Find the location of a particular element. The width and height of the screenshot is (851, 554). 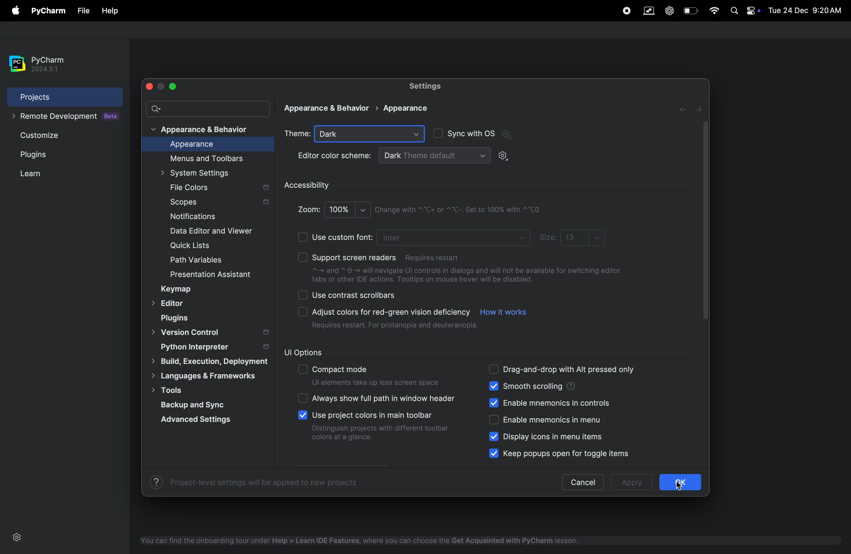

plugins is located at coordinates (177, 318).